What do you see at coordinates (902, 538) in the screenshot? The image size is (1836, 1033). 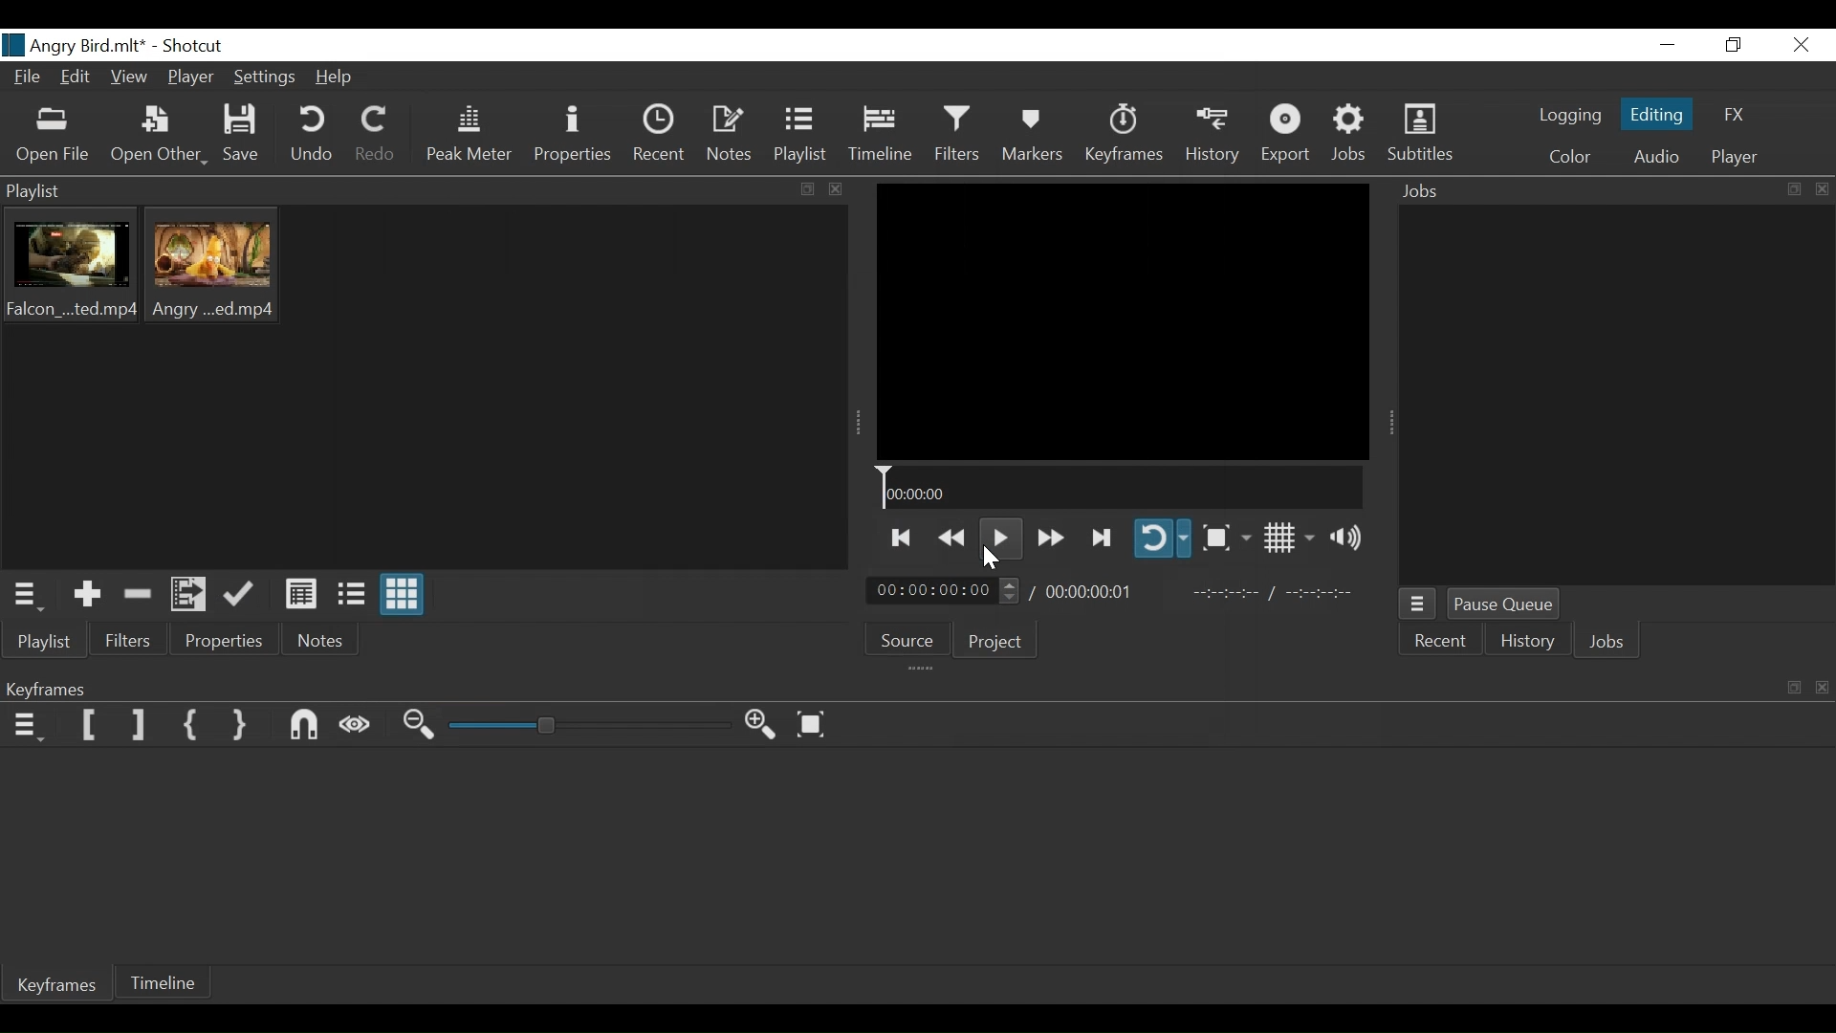 I see `Skip to the next point` at bounding box center [902, 538].